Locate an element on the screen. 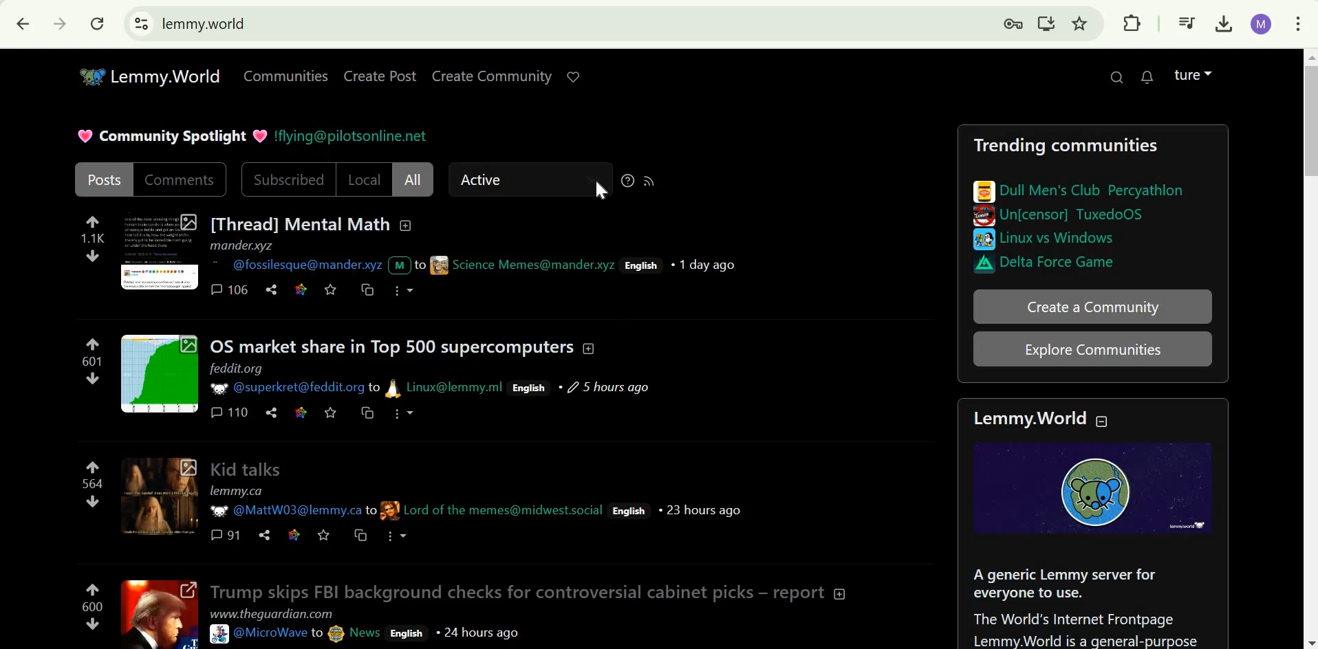 The width and height of the screenshot is (1318, 649). Comments is located at coordinates (178, 177).